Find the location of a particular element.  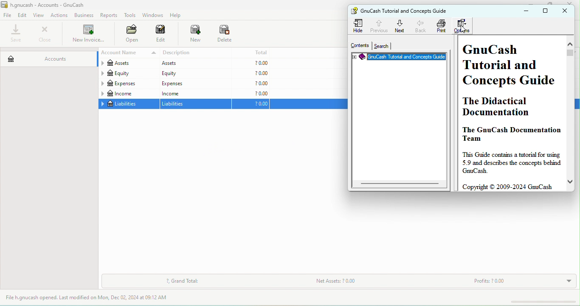

gnu cash tutorial concepts guid is located at coordinates (399, 58).